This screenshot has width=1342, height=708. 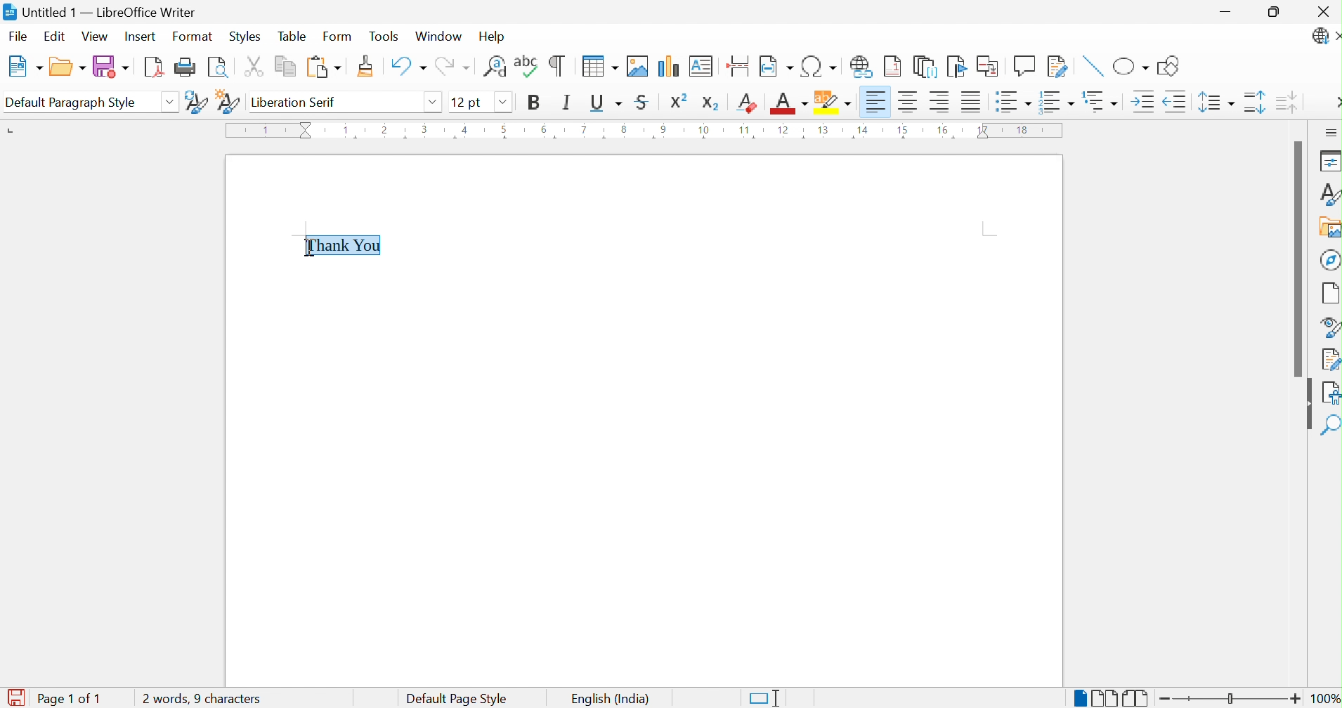 What do you see at coordinates (1166, 700) in the screenshot?
I see `Zoom Out` at bounding box center [1166, 700].